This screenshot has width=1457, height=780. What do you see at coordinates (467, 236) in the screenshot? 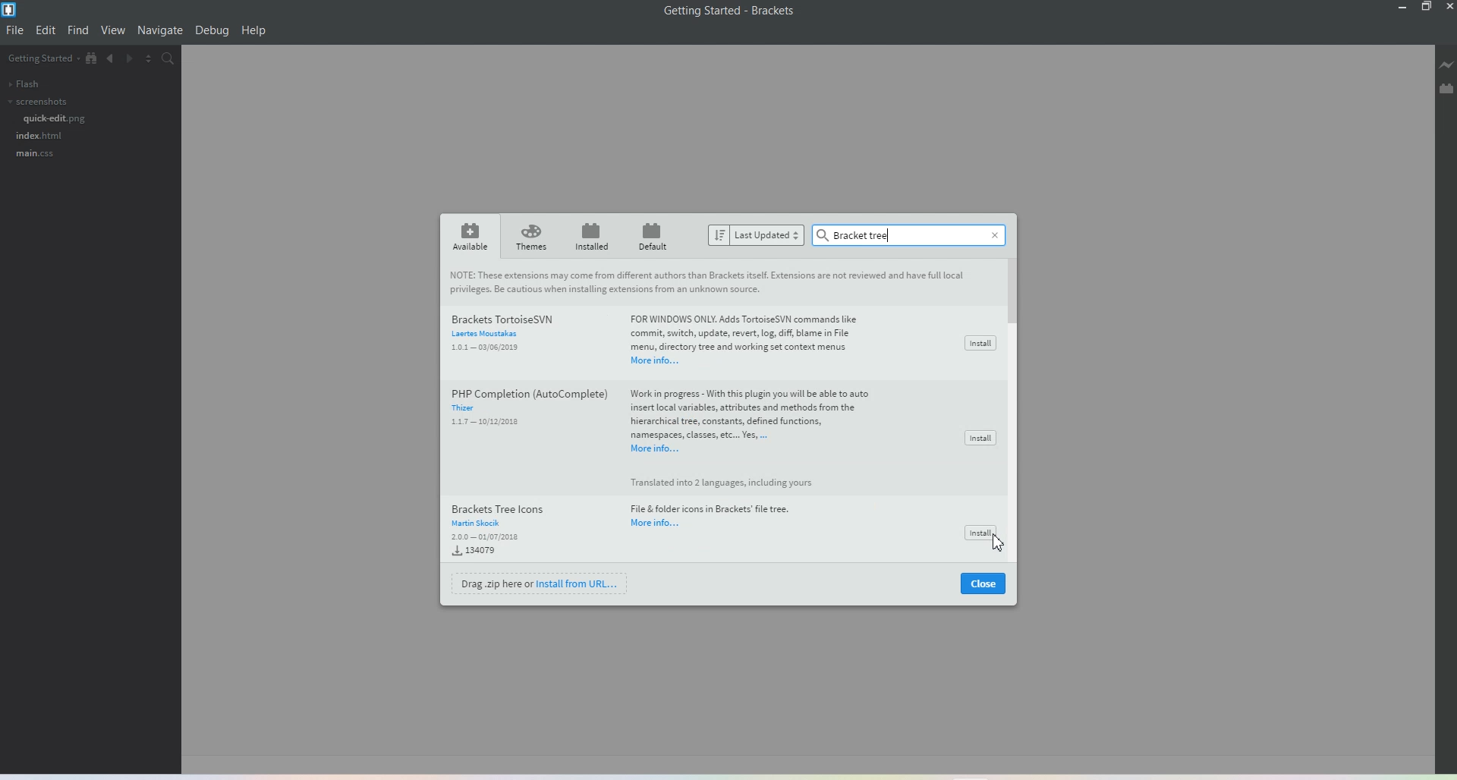
I see `Available` at bounding box center [467, 236].